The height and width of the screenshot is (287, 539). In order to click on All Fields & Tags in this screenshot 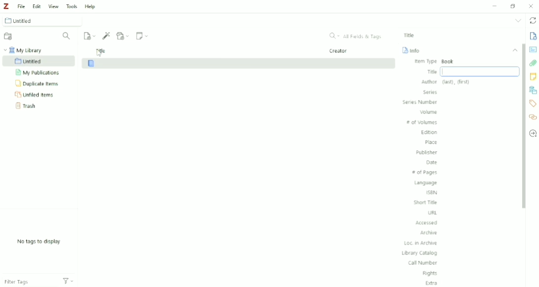, I will do `click(356, 36)`.